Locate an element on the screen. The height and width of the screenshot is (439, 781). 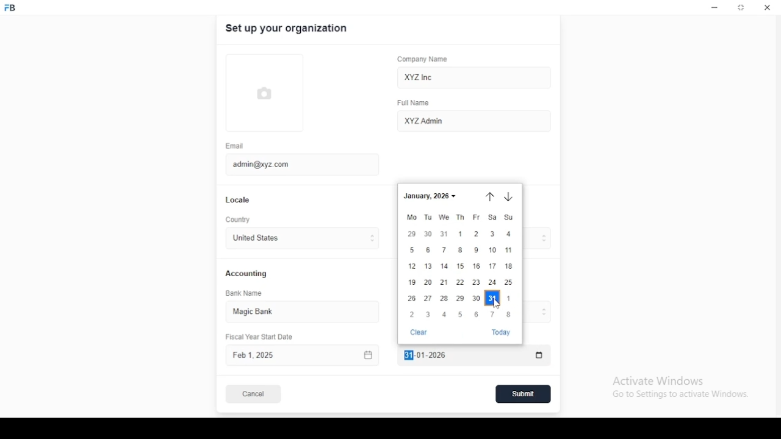
7 is located at coordinates (492, 315).